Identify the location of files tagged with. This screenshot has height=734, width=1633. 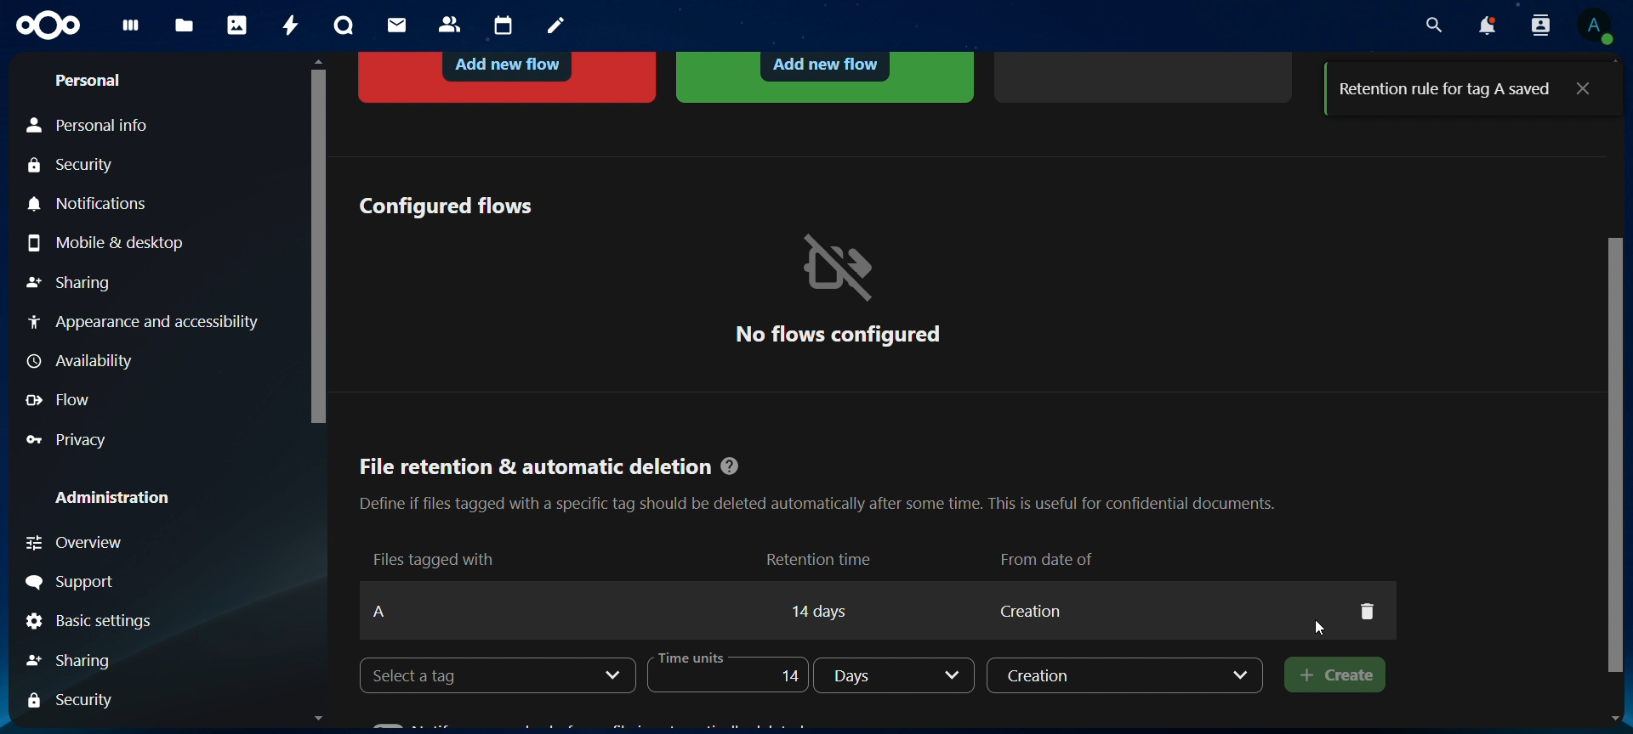
(435, 558).